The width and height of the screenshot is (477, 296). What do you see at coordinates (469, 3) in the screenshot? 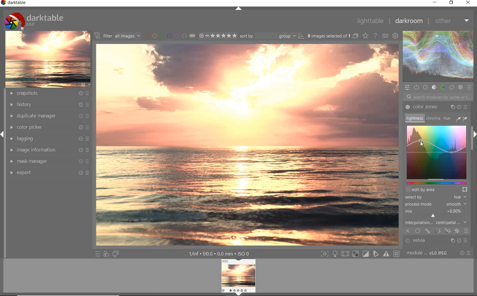
I see `close` at bounding box center [469, 3].